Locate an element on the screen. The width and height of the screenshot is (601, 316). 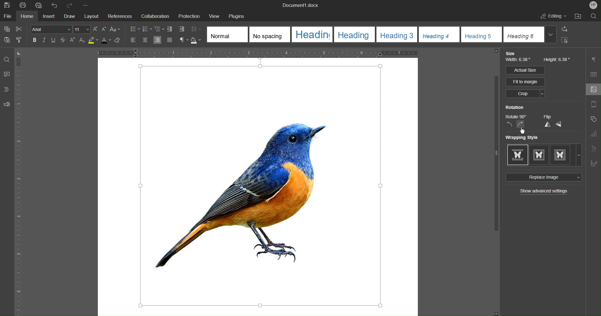
Nonprinting characters is located at coordinates (184, 40).